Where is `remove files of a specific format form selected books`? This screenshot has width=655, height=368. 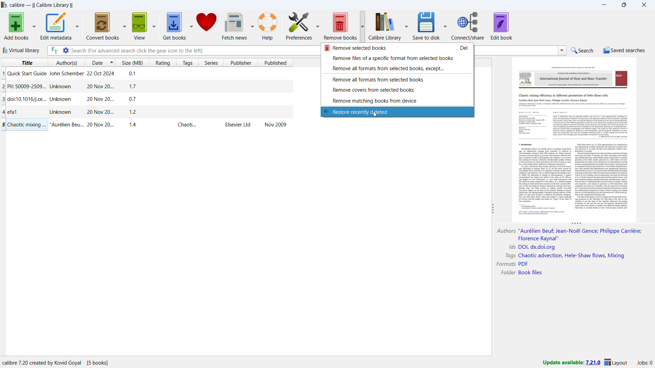
remove files of a specific format form selected books is located at coordinates (397, 58).